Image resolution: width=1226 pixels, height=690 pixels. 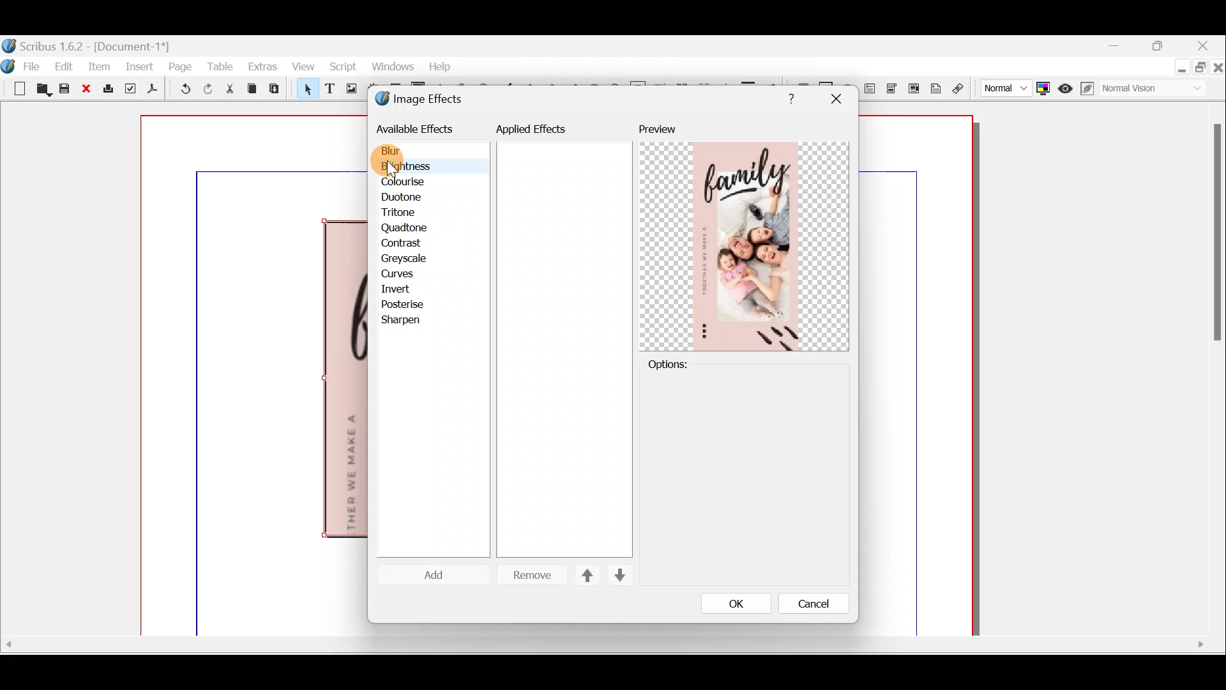 What do you see at coordinates (411, 304) in the screenshot?
I see `Posterise` at bounding box center [411, 304].